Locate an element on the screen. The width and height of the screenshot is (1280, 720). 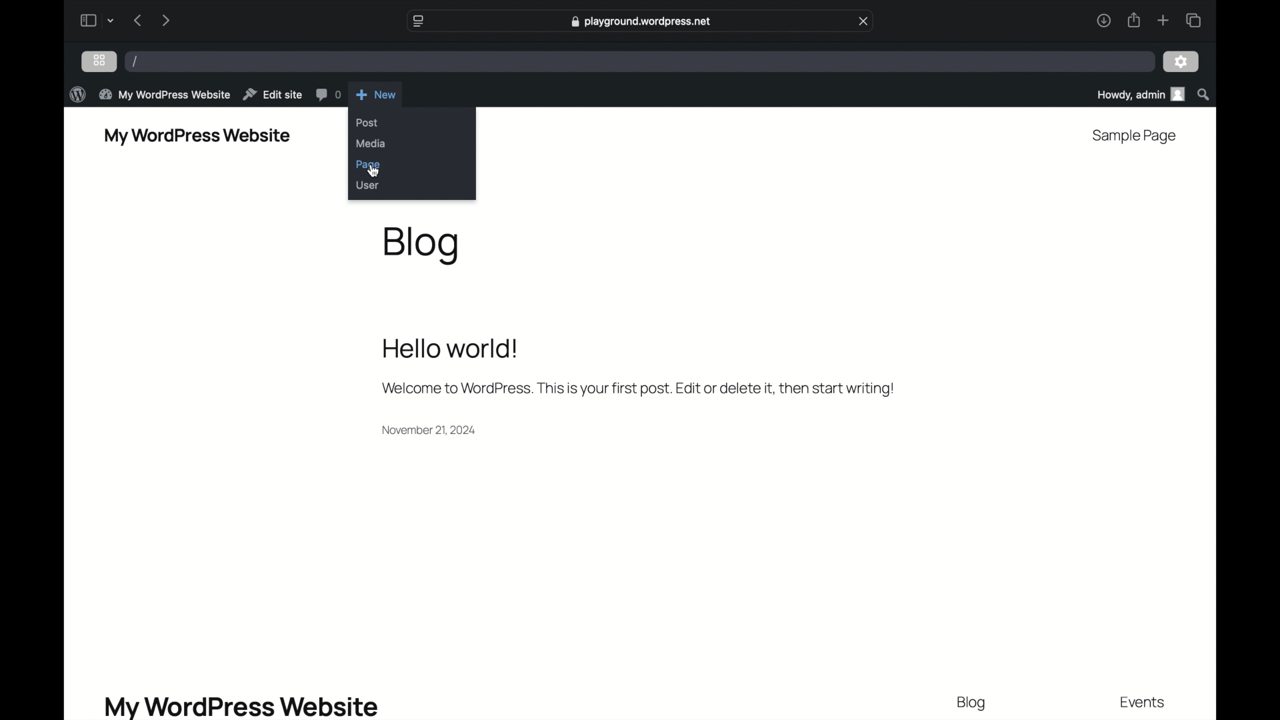
website settings is located at coordinates (417, 20).